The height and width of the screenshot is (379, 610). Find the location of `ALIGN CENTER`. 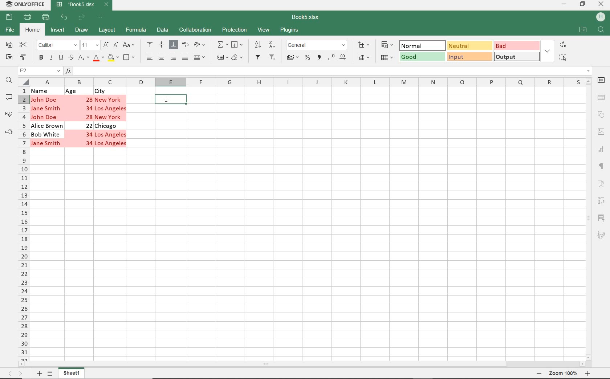

ALIGN CENTER is located at coordinates (161, 58).